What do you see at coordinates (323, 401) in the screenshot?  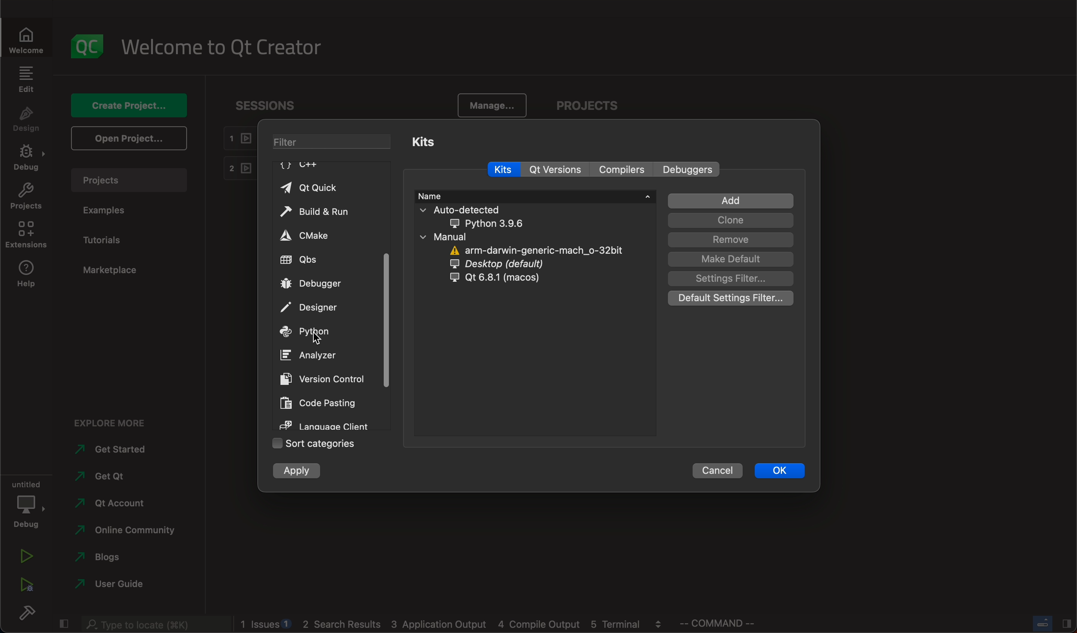 I see `code ` at bounding box center [323, 401].